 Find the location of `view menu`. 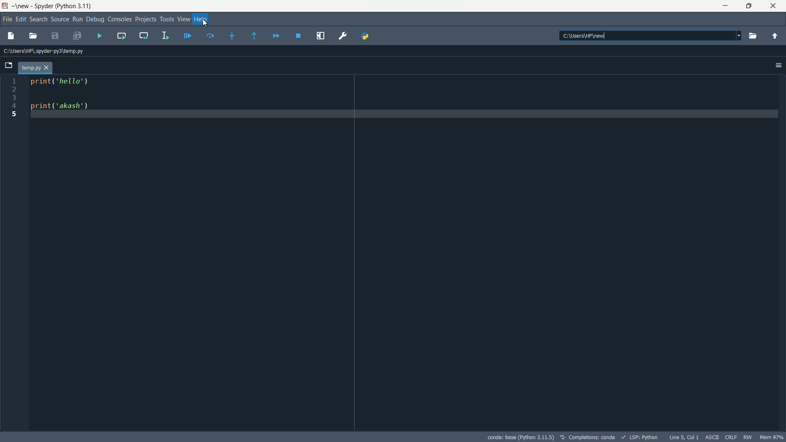

view menu is located at coordinates (185, 20).